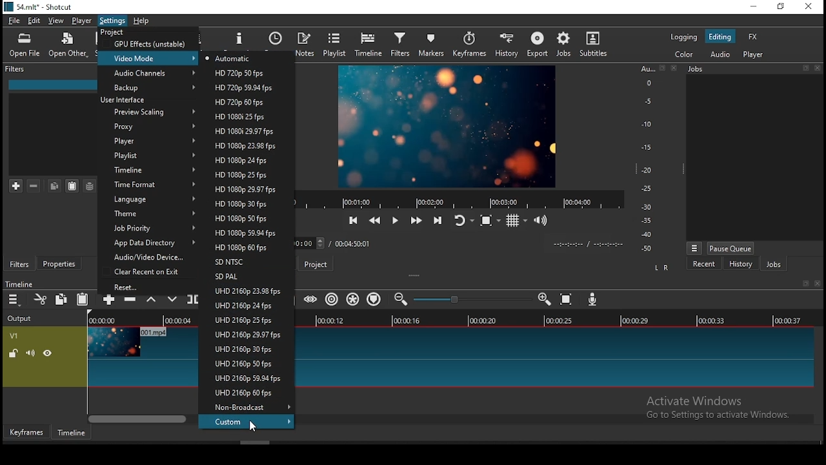 This screenshot has height=465, width=826. Describe the element at coordinates (247, 293) in the screenshot. I see `resolution option` at that location.